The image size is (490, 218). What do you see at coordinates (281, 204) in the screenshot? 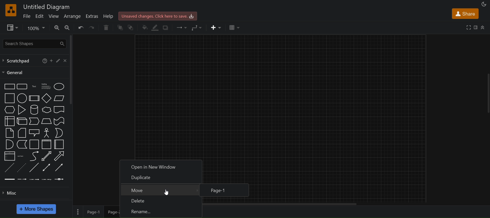
I see `horizontal scroll bar` at bounding box center [281, 204].